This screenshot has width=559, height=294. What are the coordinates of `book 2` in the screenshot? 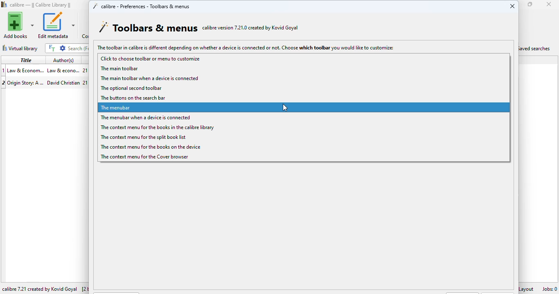 It's located at (44, 82).